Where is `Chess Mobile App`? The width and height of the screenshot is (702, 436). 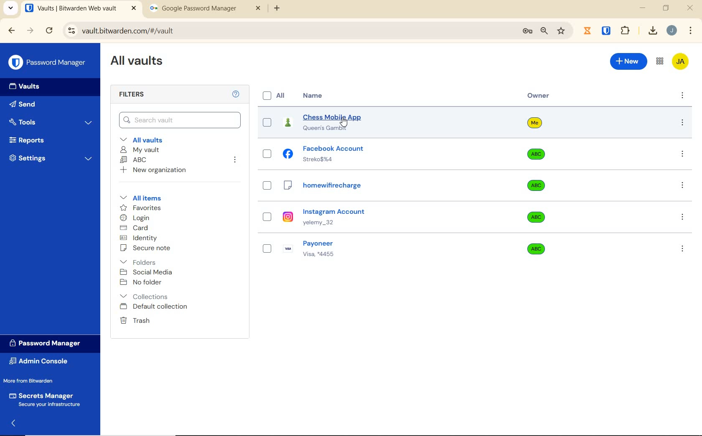
Chess Mobile App is located at coordinates (331, 115).